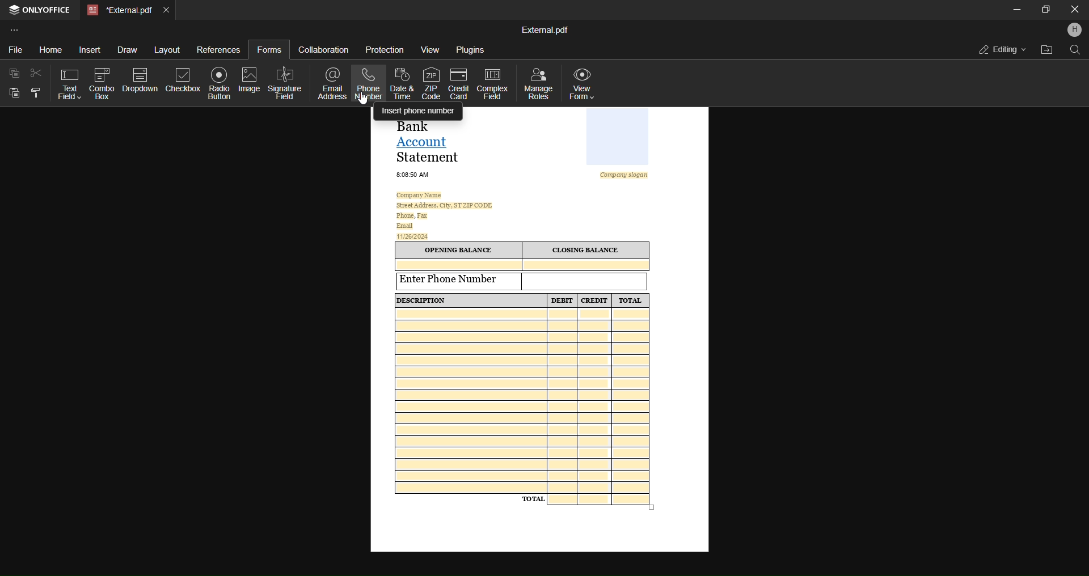 The image size is (1089, 576). What do you see at coordinates (538, 83) in the screenshot?
I see `manage roles` at bounding box center [538, 83].